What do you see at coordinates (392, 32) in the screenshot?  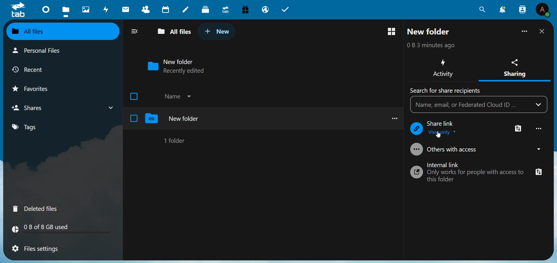 I see `Switch to grid view` at bounding box center [392, 32].